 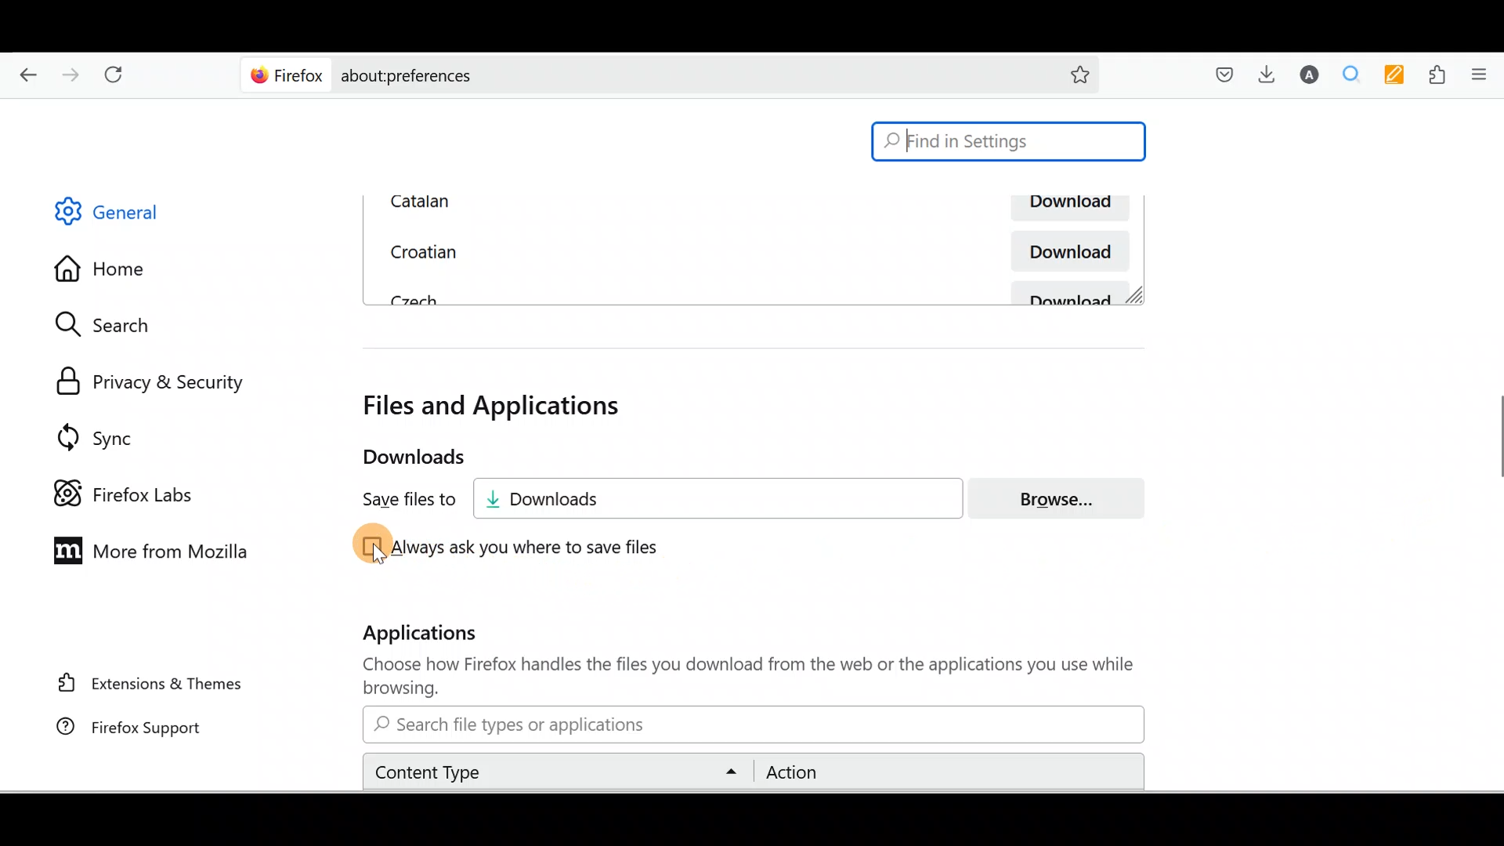 What do you see at coordinates (118, 486) in the screenshot?
I see `Firefox labs` at bounding box center [118, 486].